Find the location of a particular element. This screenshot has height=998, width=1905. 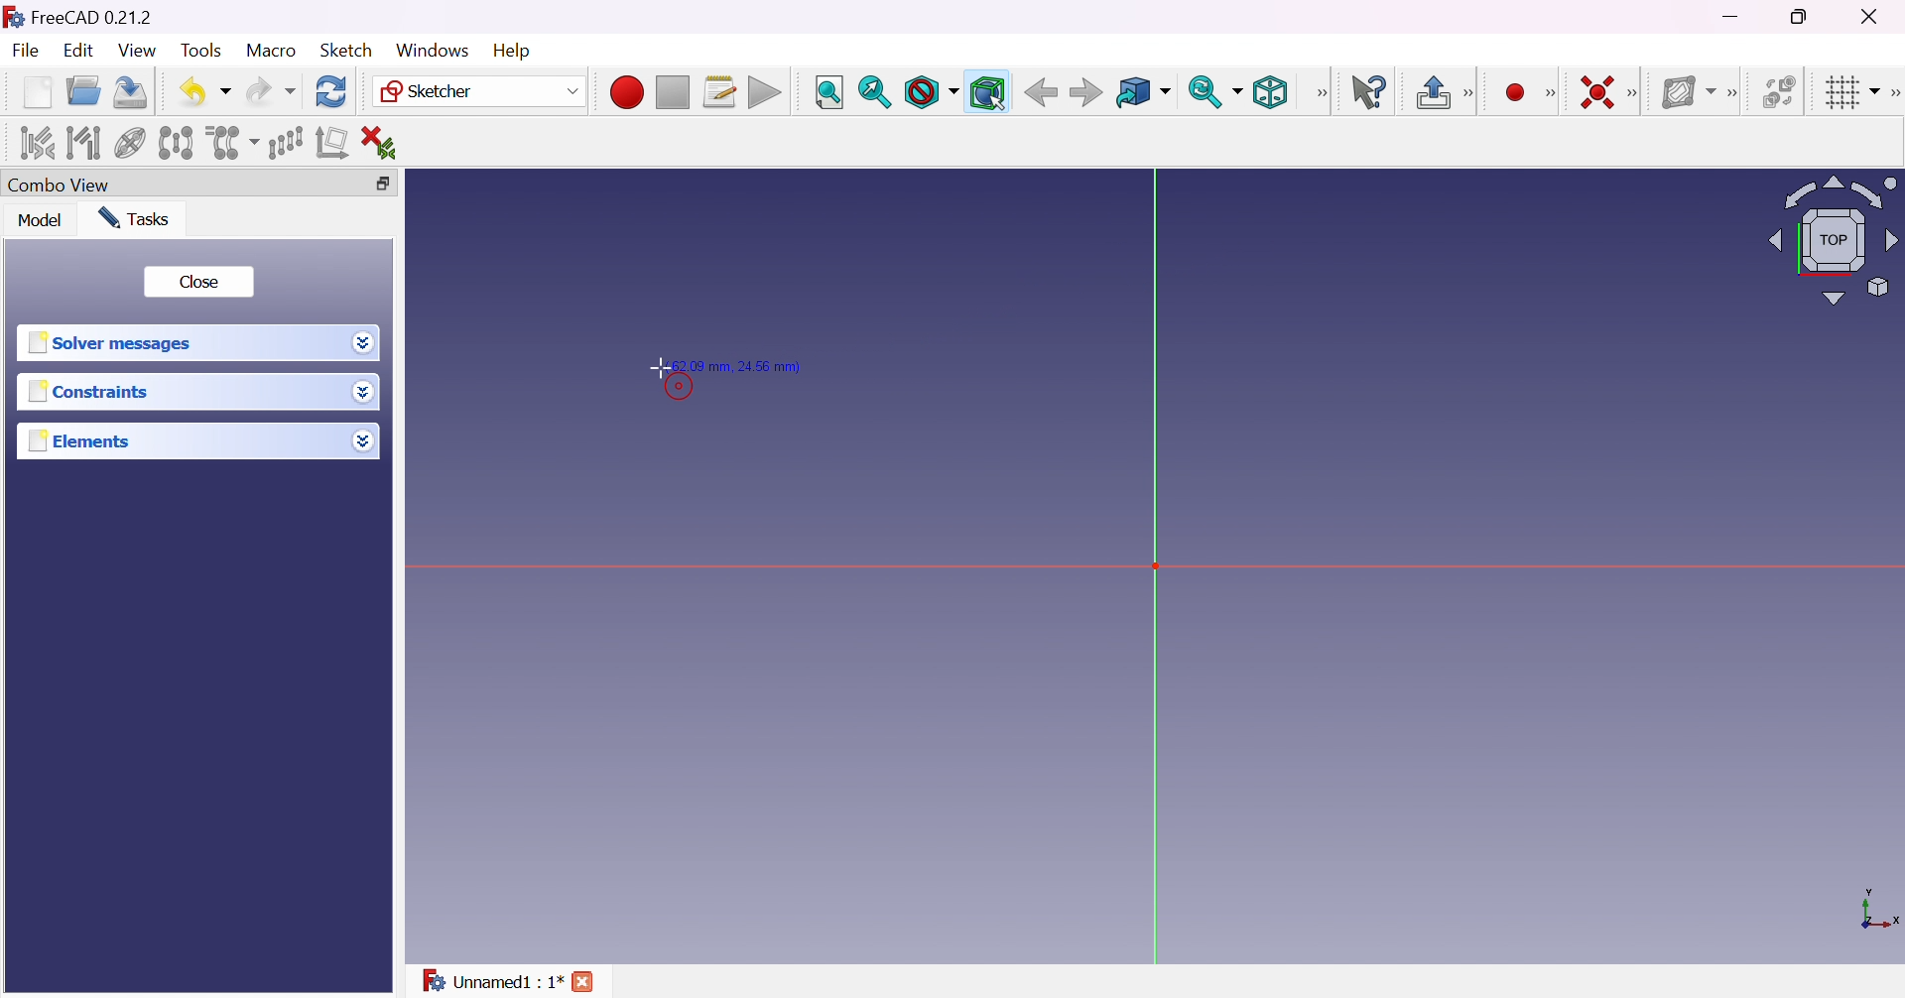

Fit all is located at coordinates (828, 93).